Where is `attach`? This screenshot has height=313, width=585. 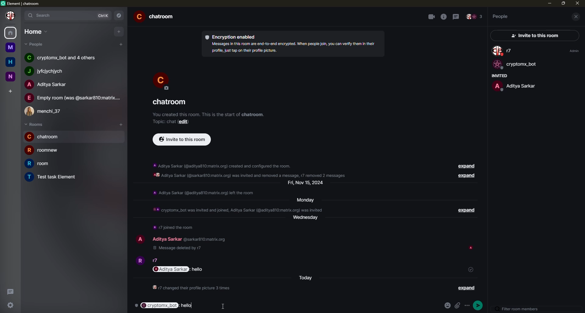
attach is located at coordinates (459, 306).